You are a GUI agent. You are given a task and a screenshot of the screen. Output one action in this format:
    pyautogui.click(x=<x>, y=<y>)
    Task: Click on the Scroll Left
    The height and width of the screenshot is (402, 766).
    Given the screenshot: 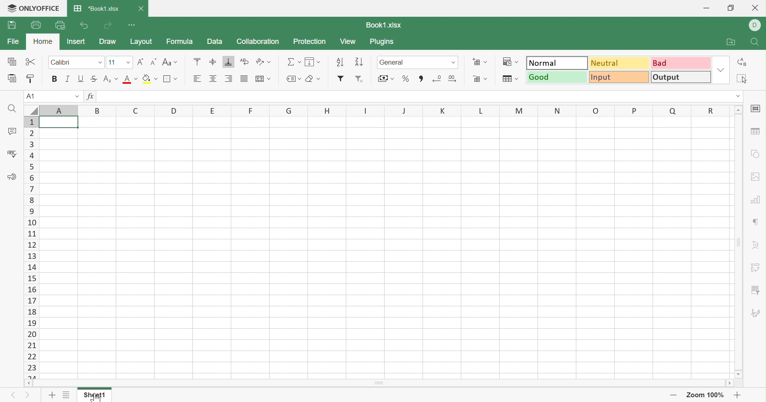 What is the action you would take?
    pyautogui.click(x=28, y=383)
    